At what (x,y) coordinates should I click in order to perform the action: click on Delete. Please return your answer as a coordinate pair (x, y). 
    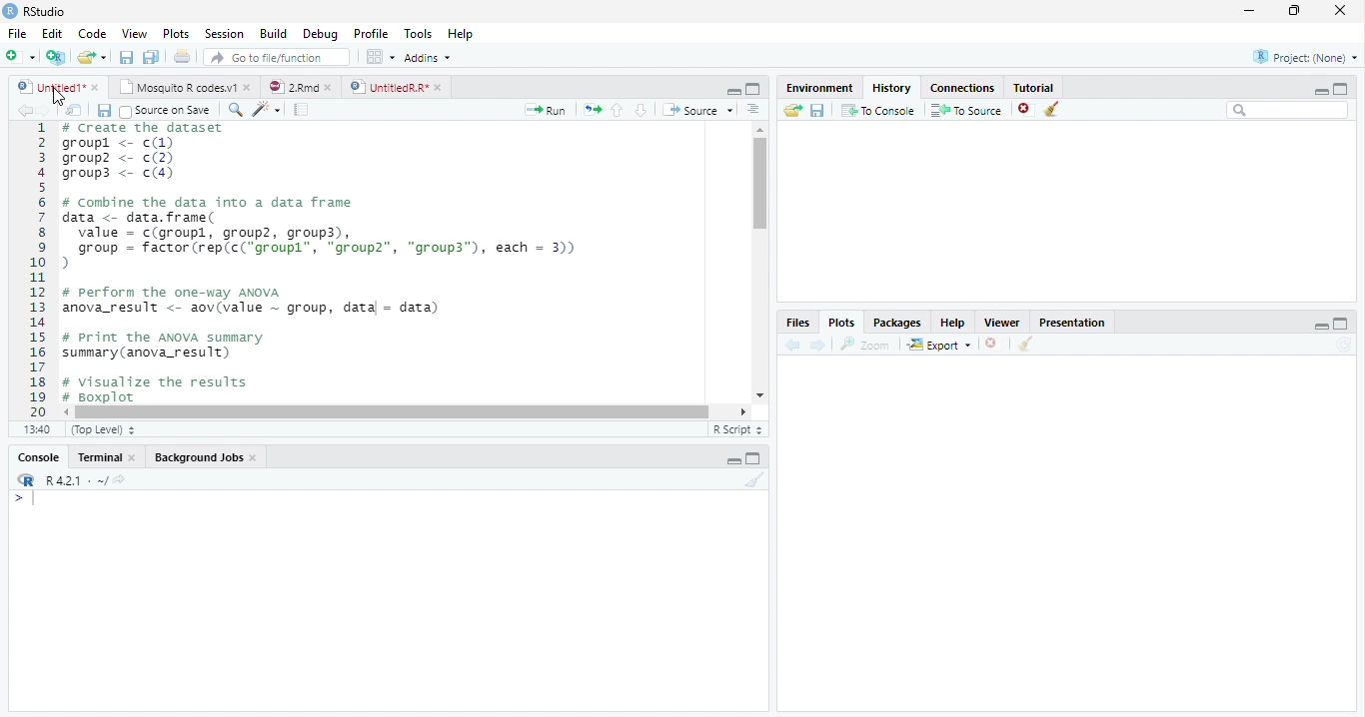
    Looking at the image, I should click on (992, 345).